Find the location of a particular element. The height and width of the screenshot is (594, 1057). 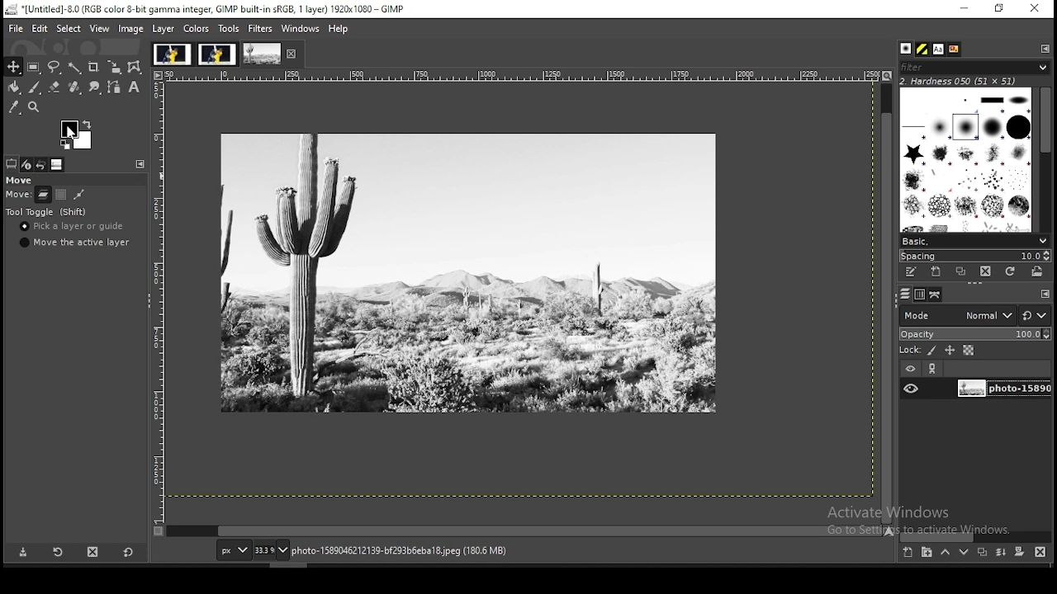

scroll bar is located at coordinates (887, 302).